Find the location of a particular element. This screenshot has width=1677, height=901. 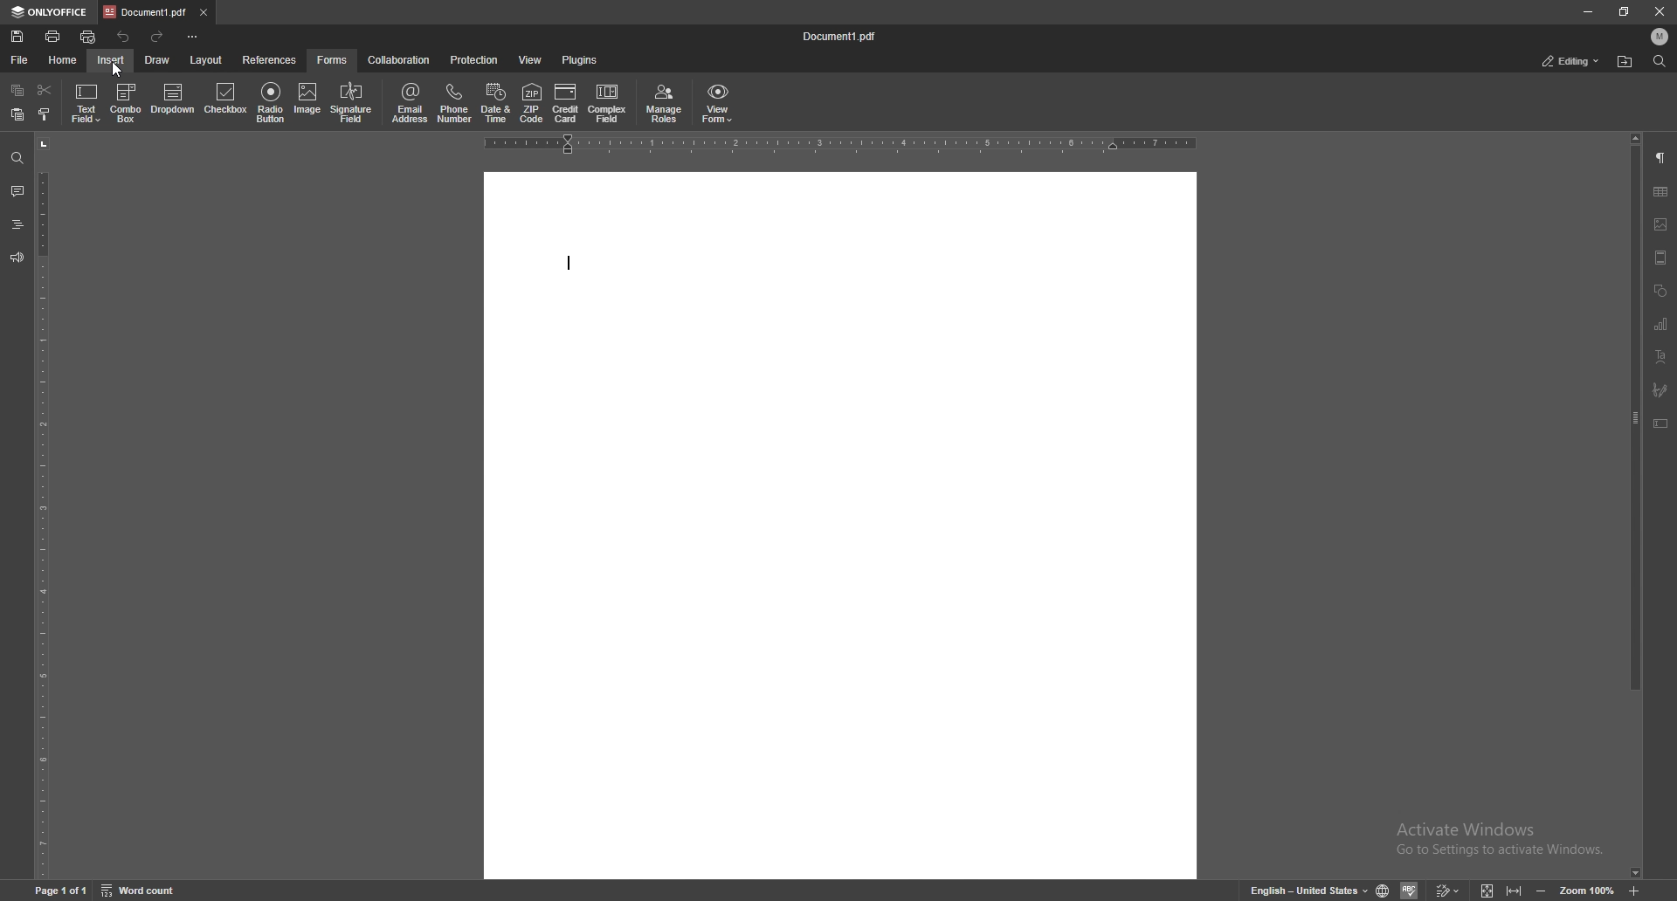

radio button is located at coordinates (271, 103).